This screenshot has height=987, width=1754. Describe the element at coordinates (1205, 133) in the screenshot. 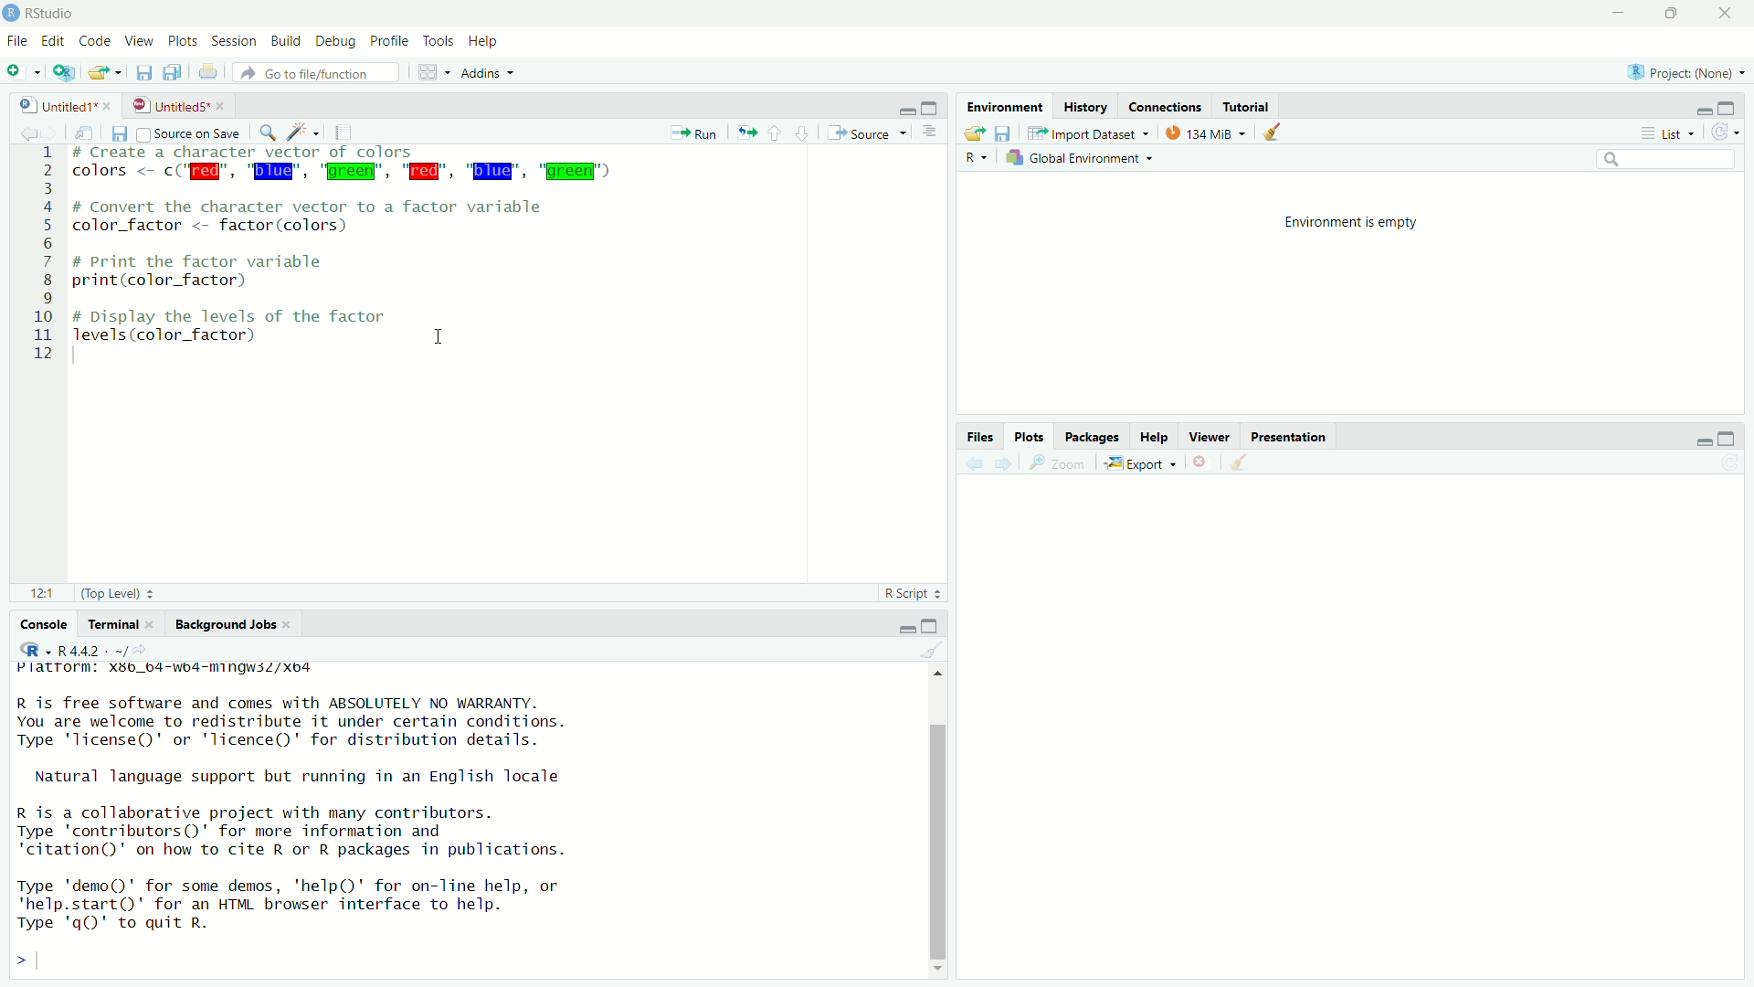

I see `134 MiB` at that location.